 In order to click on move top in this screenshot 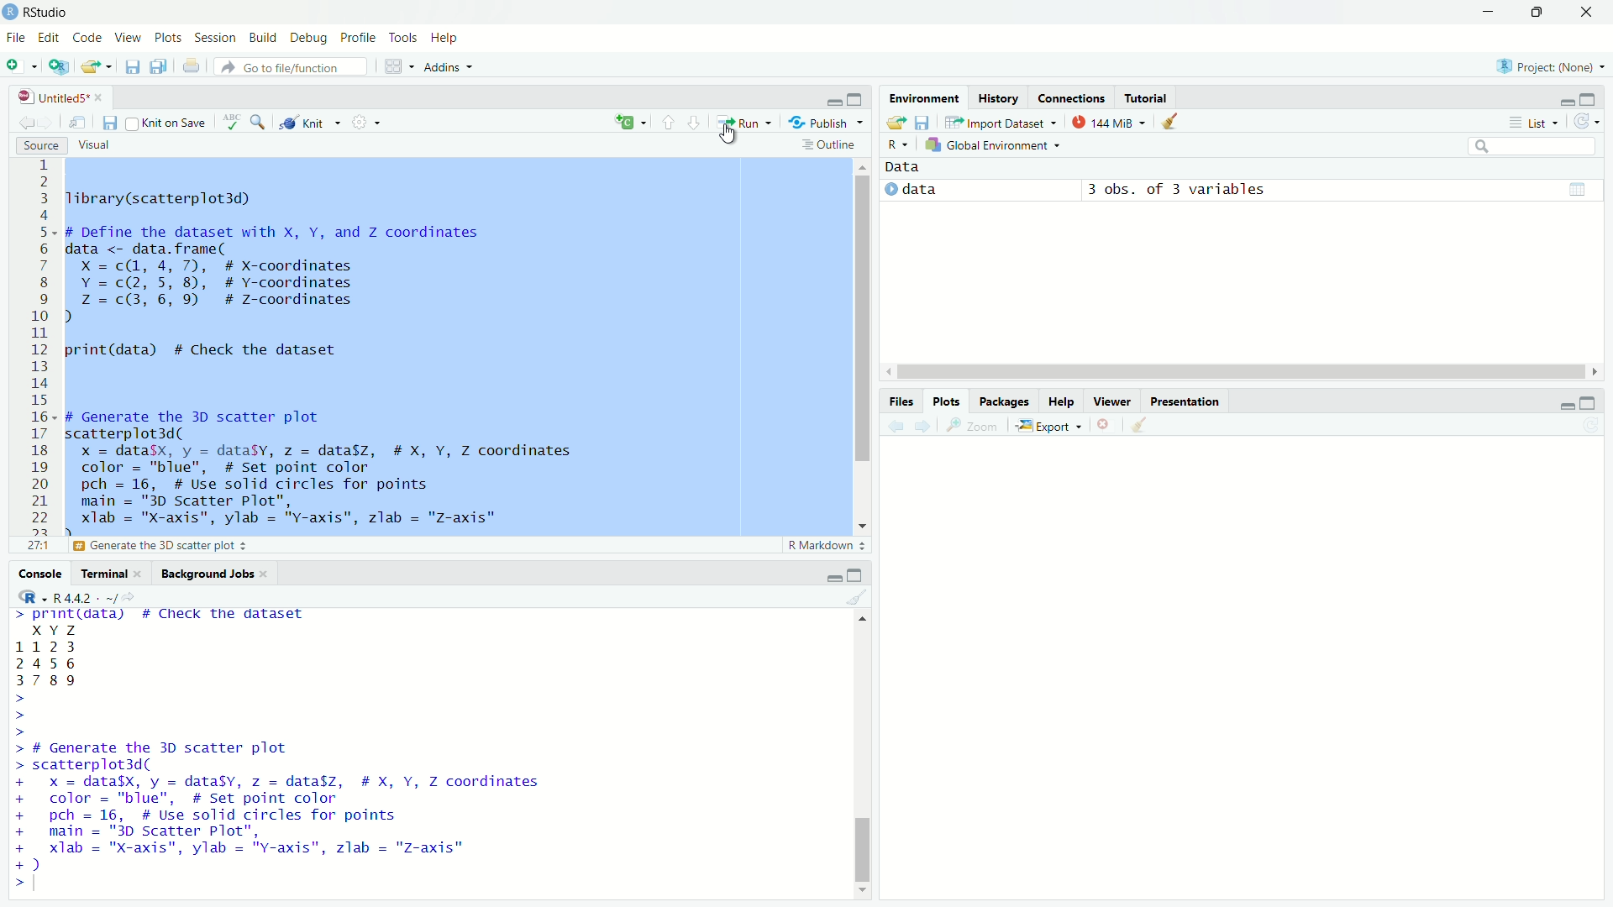, I will do `click(862, 617)`.